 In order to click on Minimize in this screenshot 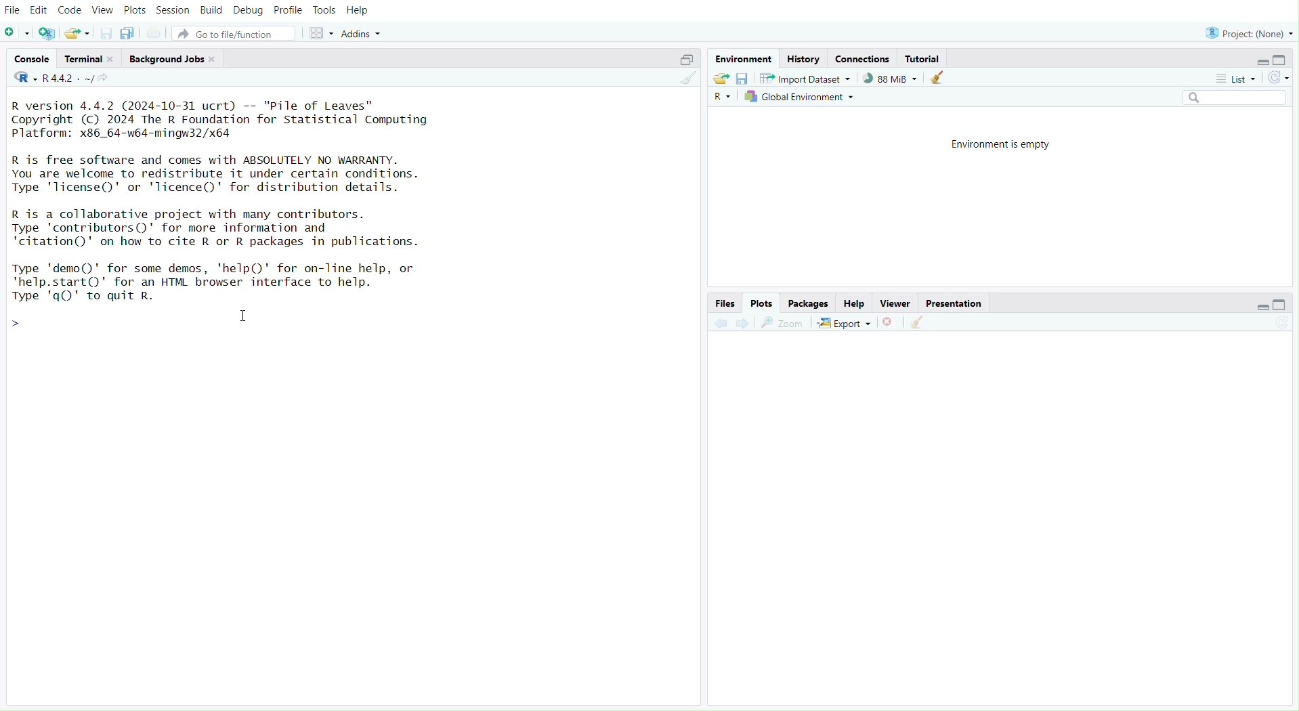, I will do `click(1262, 62)`.